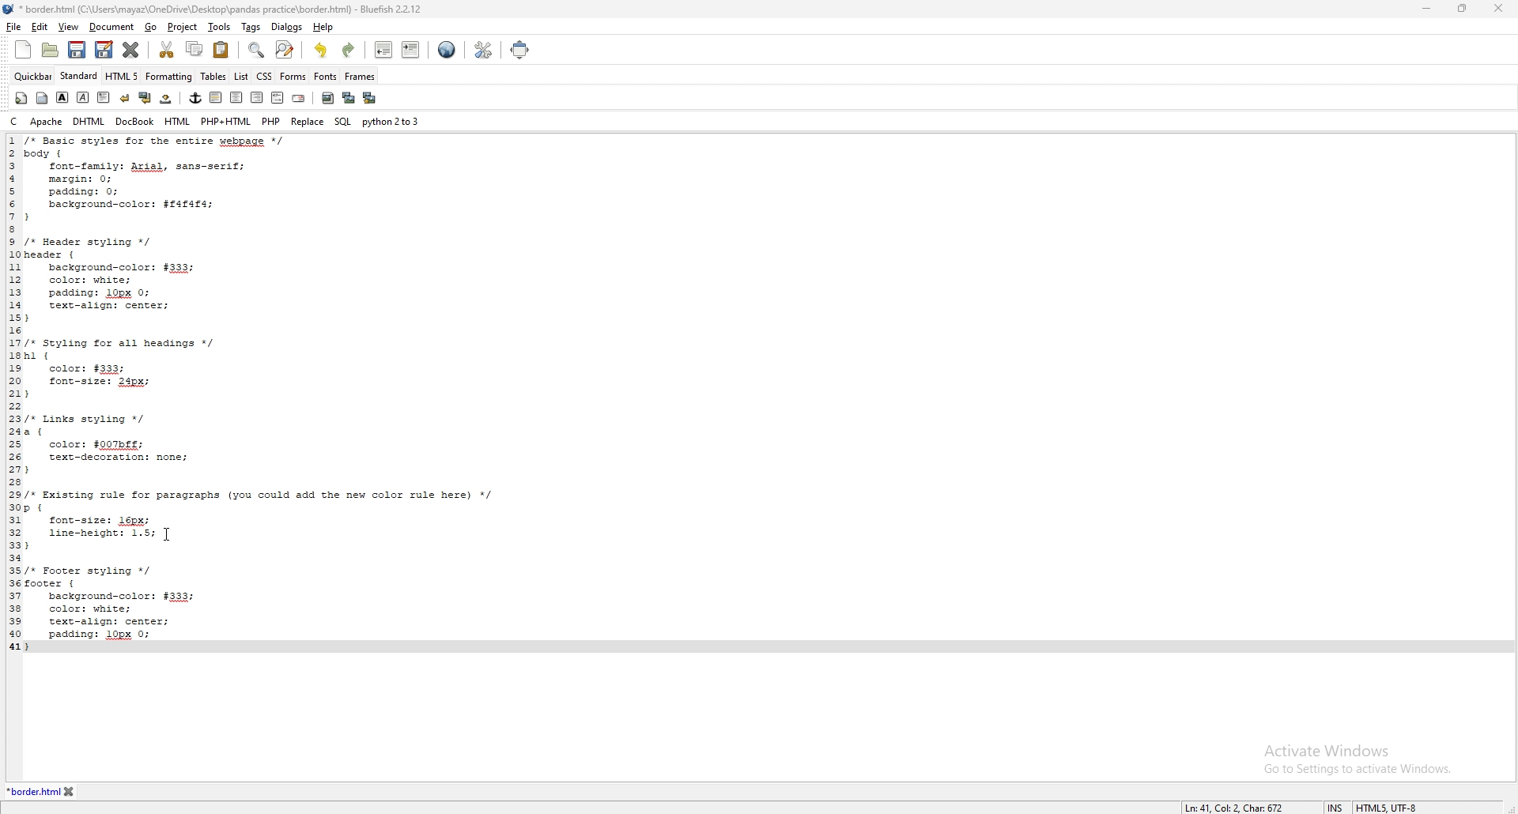  What do you see at coordinates (326, 76) in the screenshot?
I see `fonts` at bounding box center [326, 76].